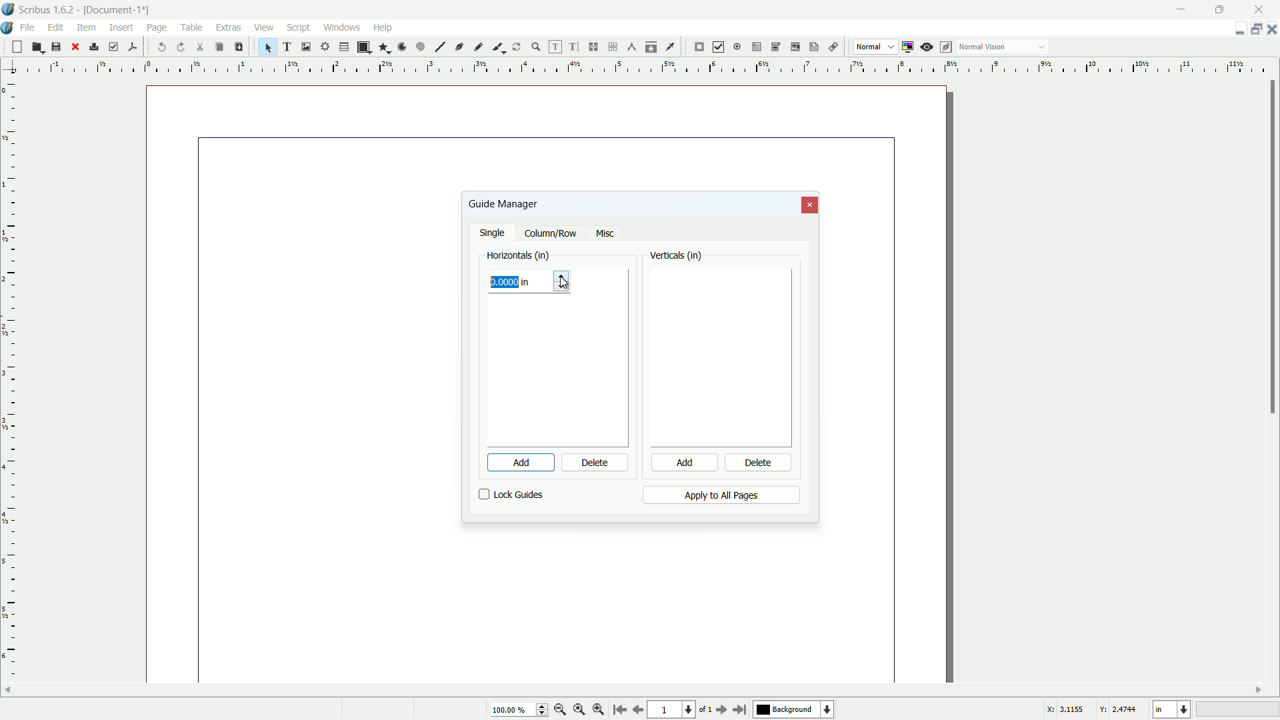  I want to click on cursor, so click(157, 37).